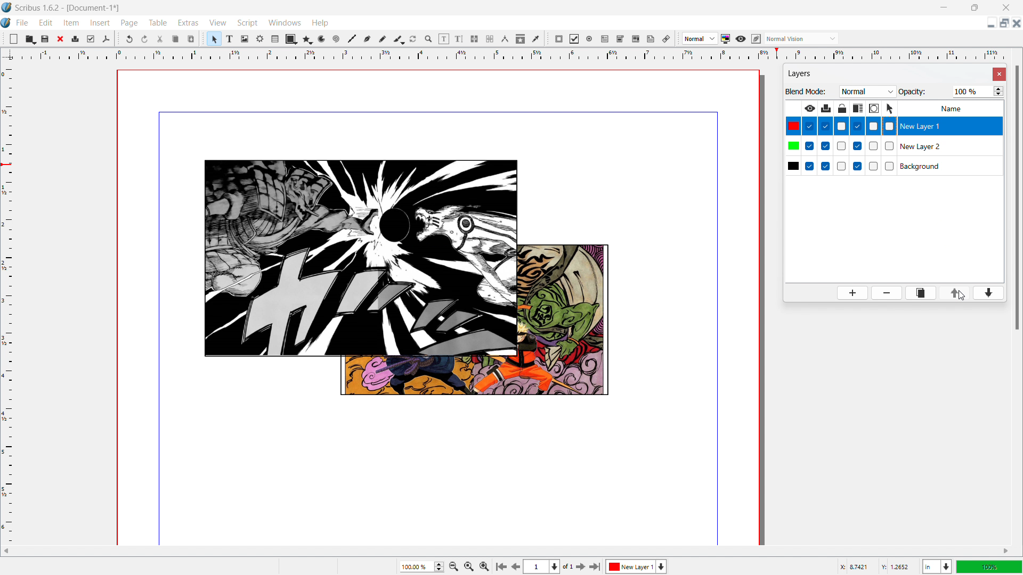  Describe the element at coordinates (1017, 23) in the screenshot. I see `close document` at that location.